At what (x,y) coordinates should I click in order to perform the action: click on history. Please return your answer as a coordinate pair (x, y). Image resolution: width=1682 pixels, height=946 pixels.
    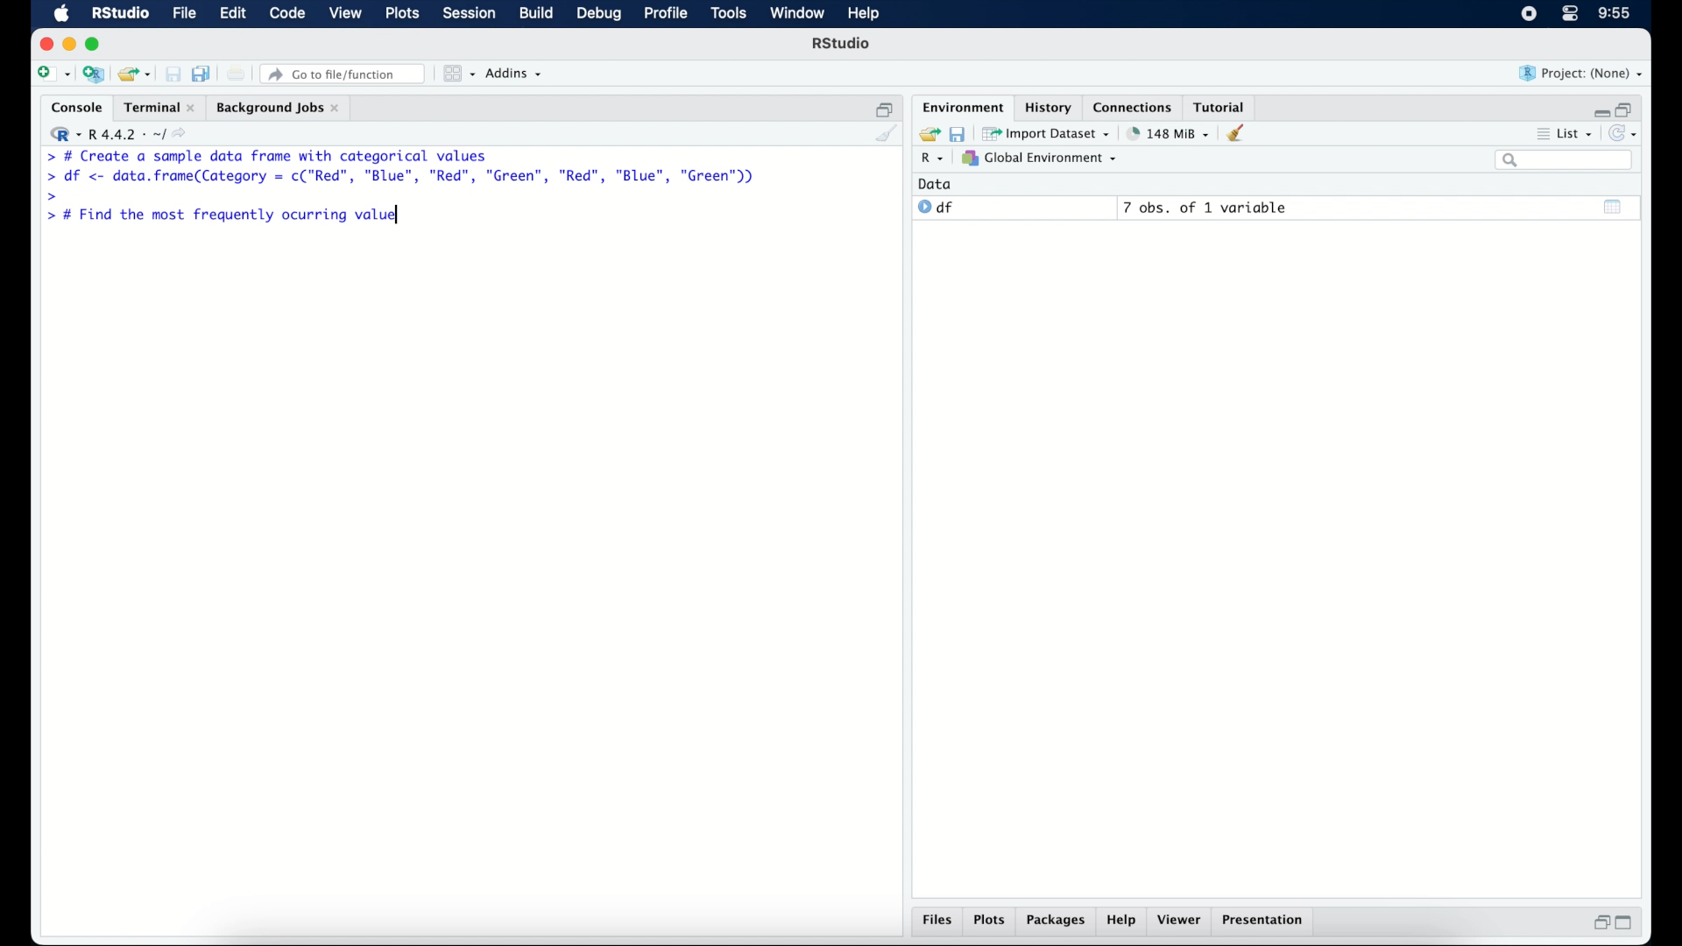
    Looking at the image, I should click on (1050, 107).